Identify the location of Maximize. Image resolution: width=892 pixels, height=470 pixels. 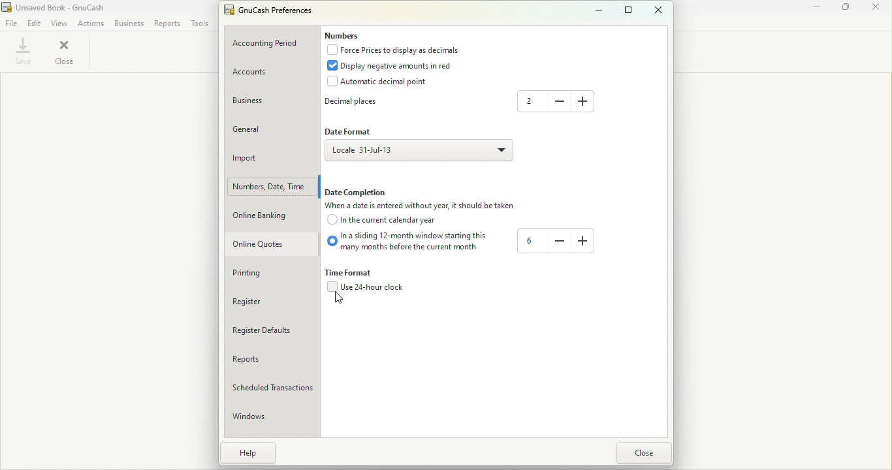
(629, 11).